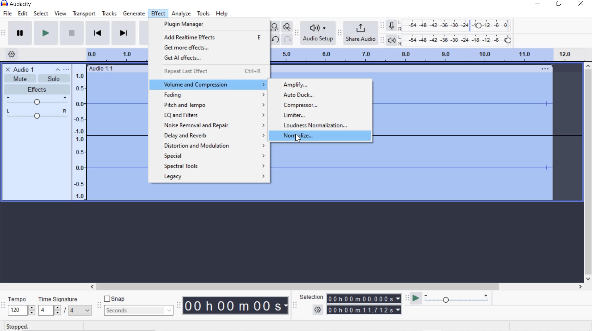 This screenshot has height=331, width=592. Describe the element at coordinates (52, 78) in the screenshot. I see `SOLO` at that location.